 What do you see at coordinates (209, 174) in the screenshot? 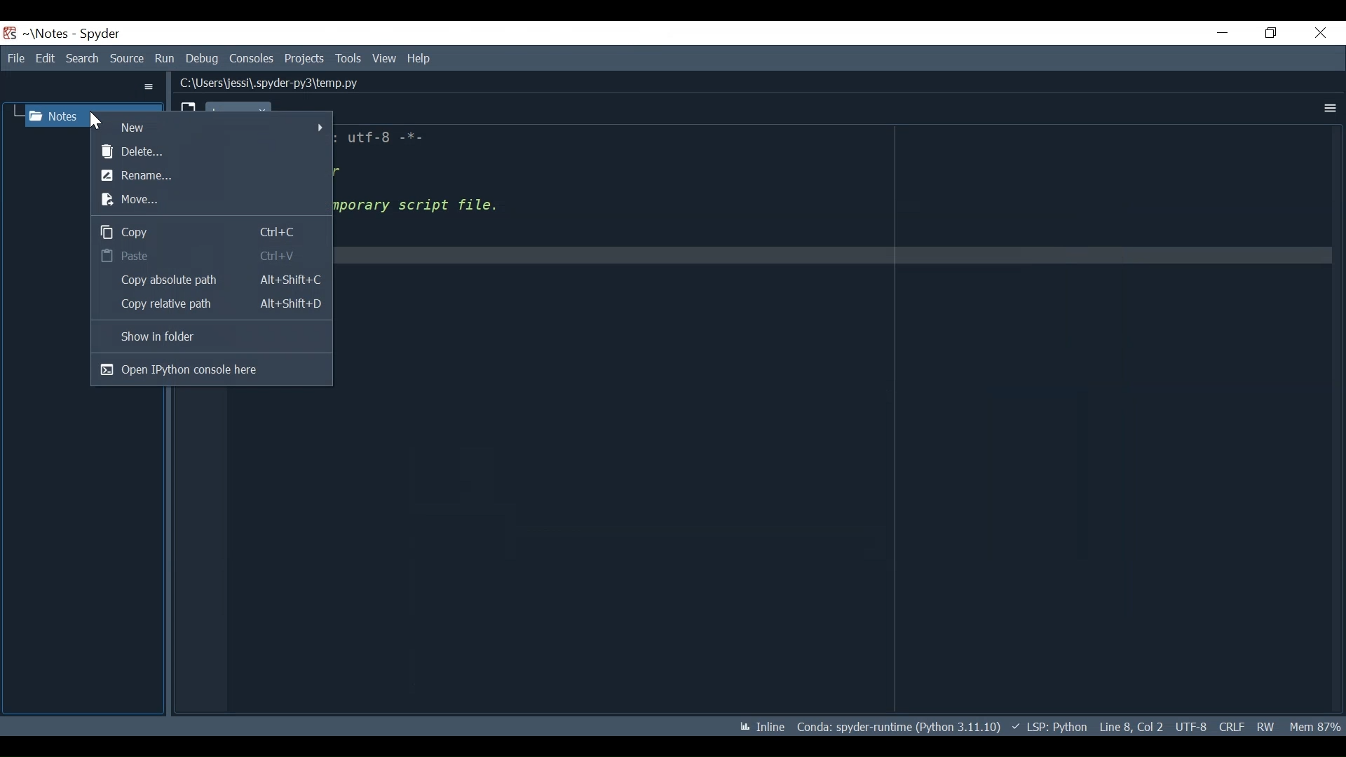
I see `Rename` at bounding box center [209, 174].